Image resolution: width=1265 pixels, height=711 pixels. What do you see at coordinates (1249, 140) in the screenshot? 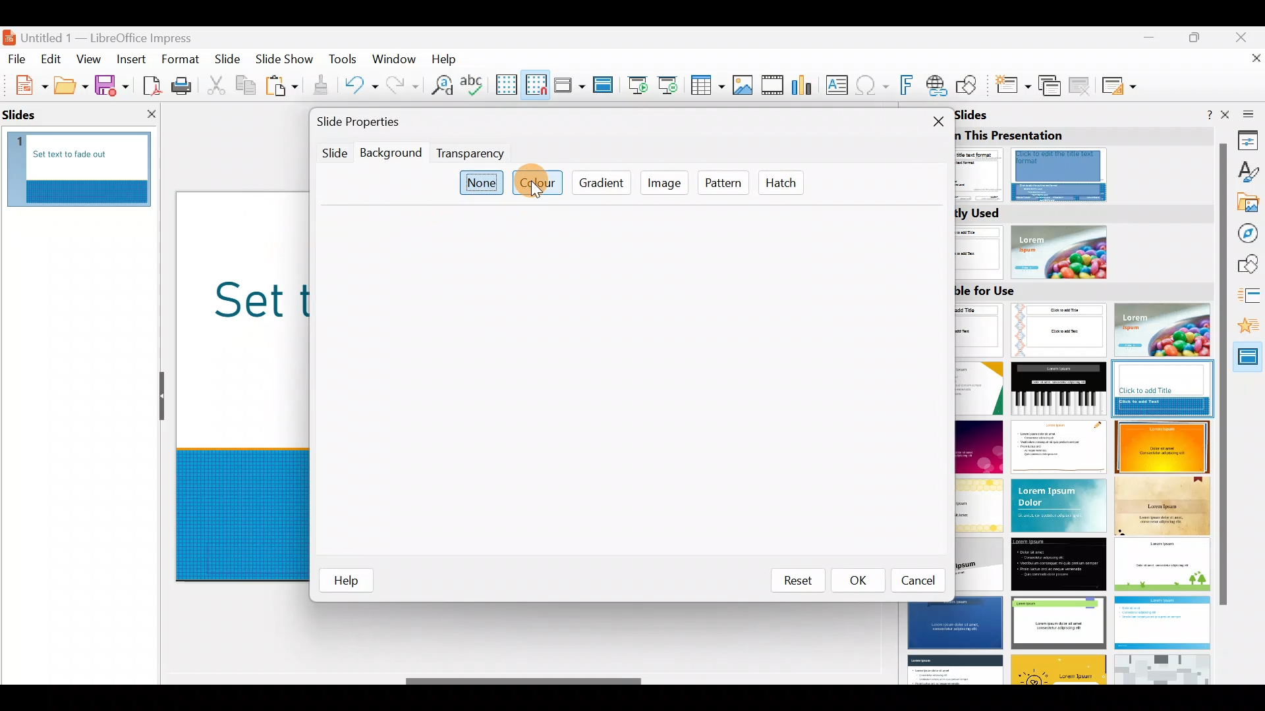
I see `Properties` at bounding box center [1249, 140].